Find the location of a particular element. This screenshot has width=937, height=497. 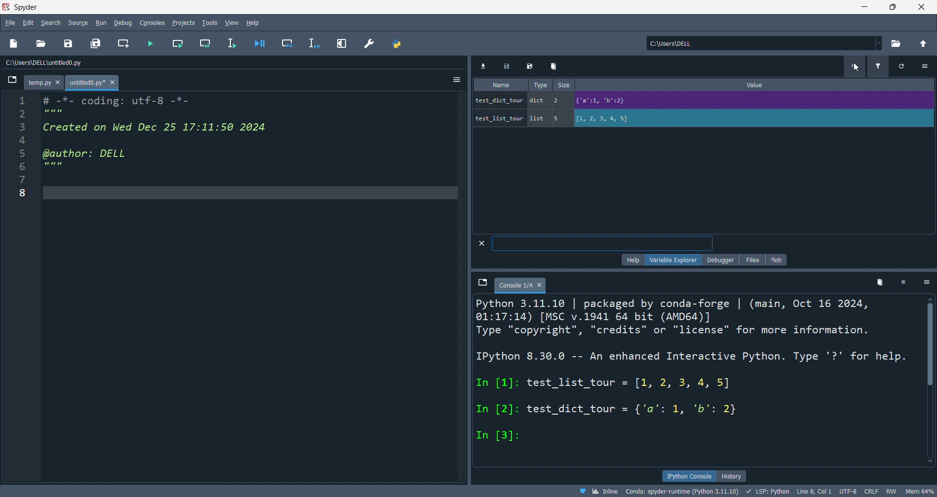

close variable search is located at coordinates (479, 243).